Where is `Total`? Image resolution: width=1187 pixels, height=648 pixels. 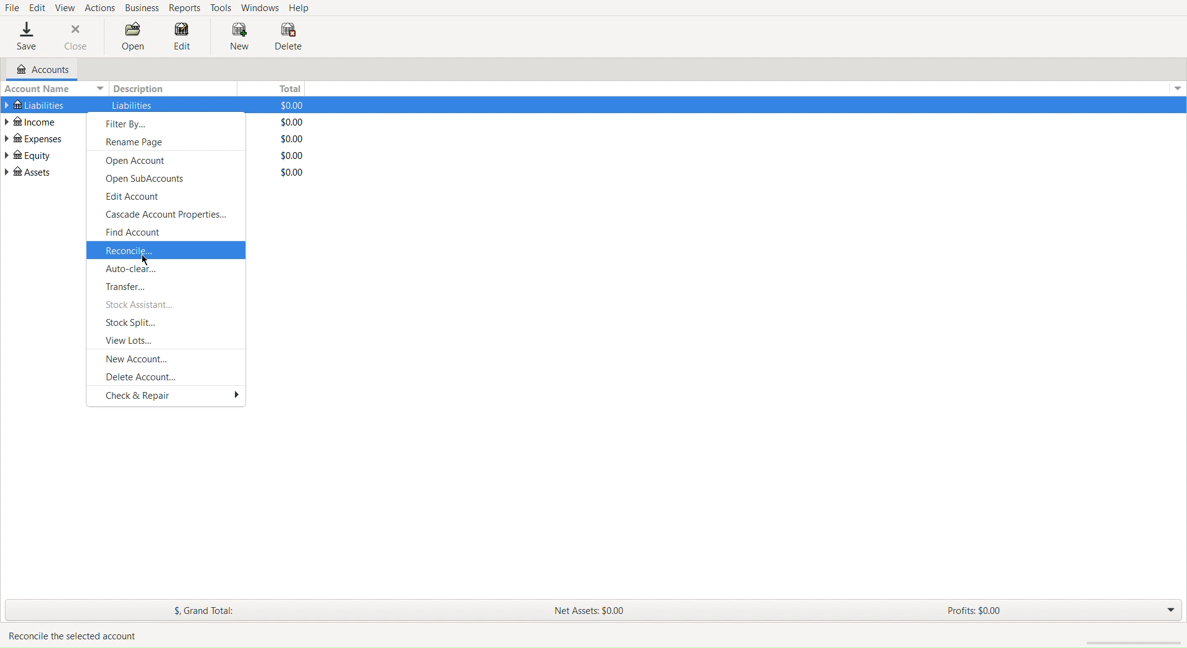 Total is located at coordinates (292, 156).